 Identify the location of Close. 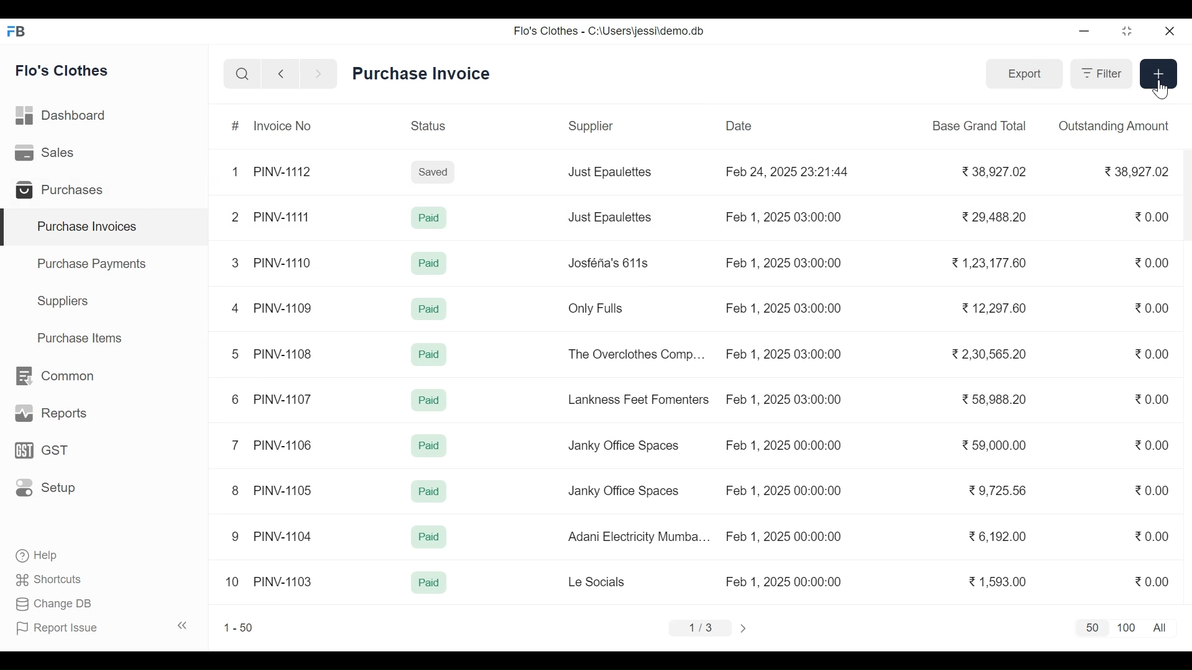
(1170, 31).